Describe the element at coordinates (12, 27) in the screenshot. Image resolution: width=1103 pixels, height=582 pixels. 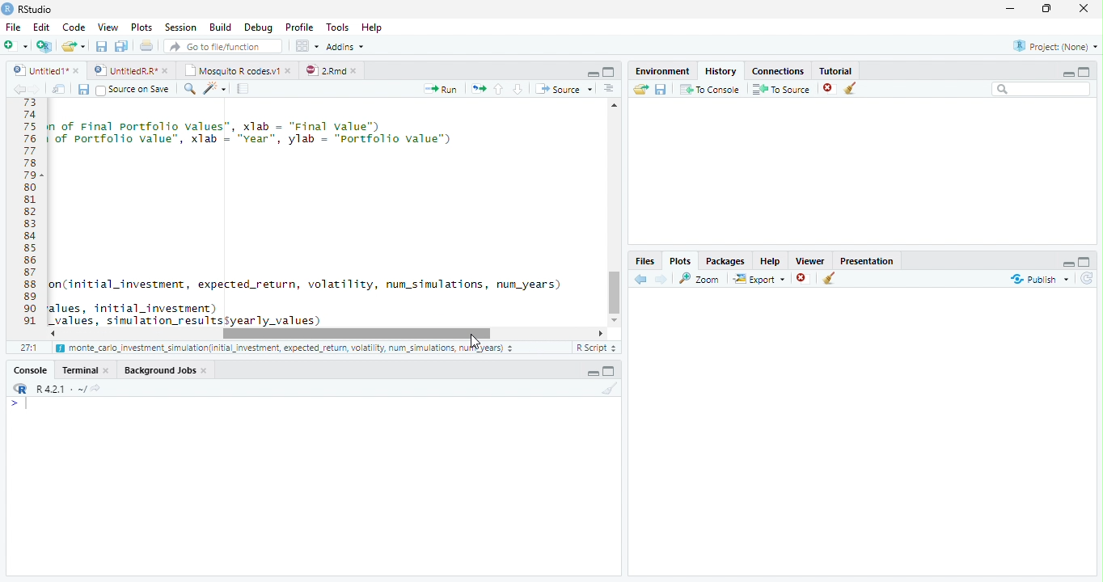
I see `File` at that location.